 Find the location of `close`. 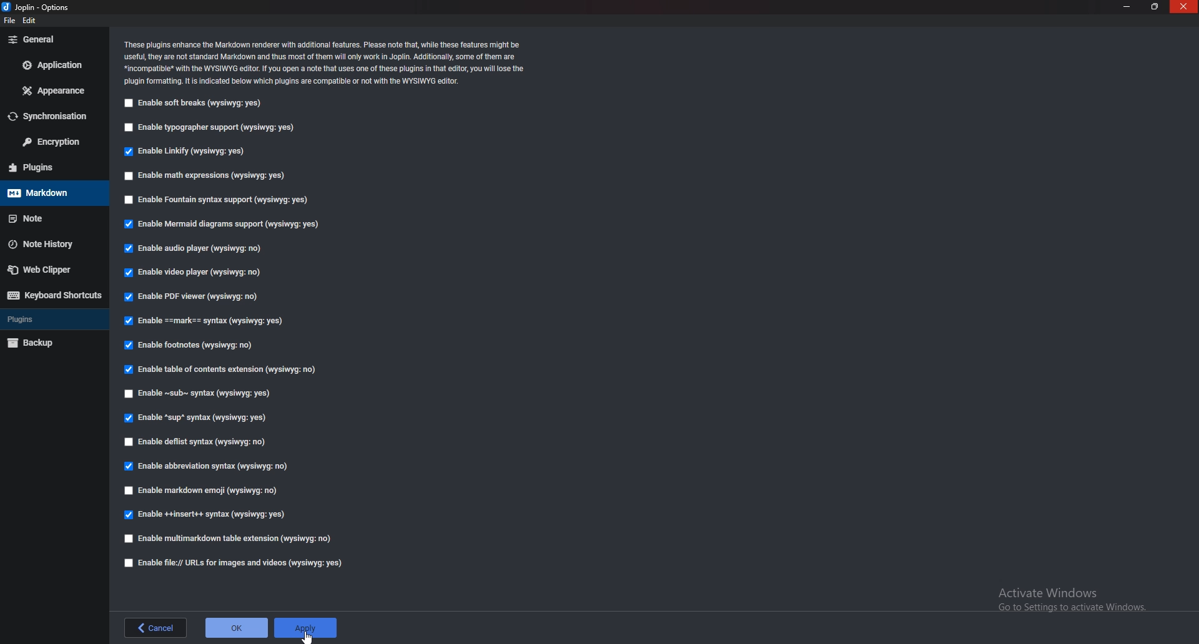

close is located at coordinates (1183, 7).